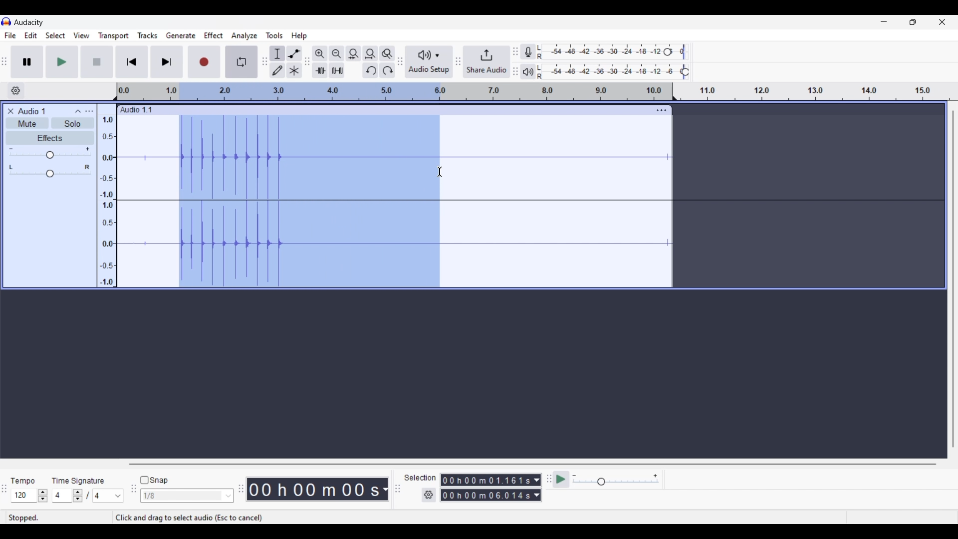  What do you see at coordinates (182, 496) in the screenshot?
I see `Type in snap` at bounding box center [182, 496].